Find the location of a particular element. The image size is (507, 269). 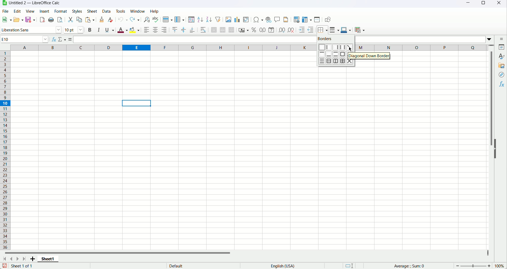

Align right is located at coordinates (164, 29).